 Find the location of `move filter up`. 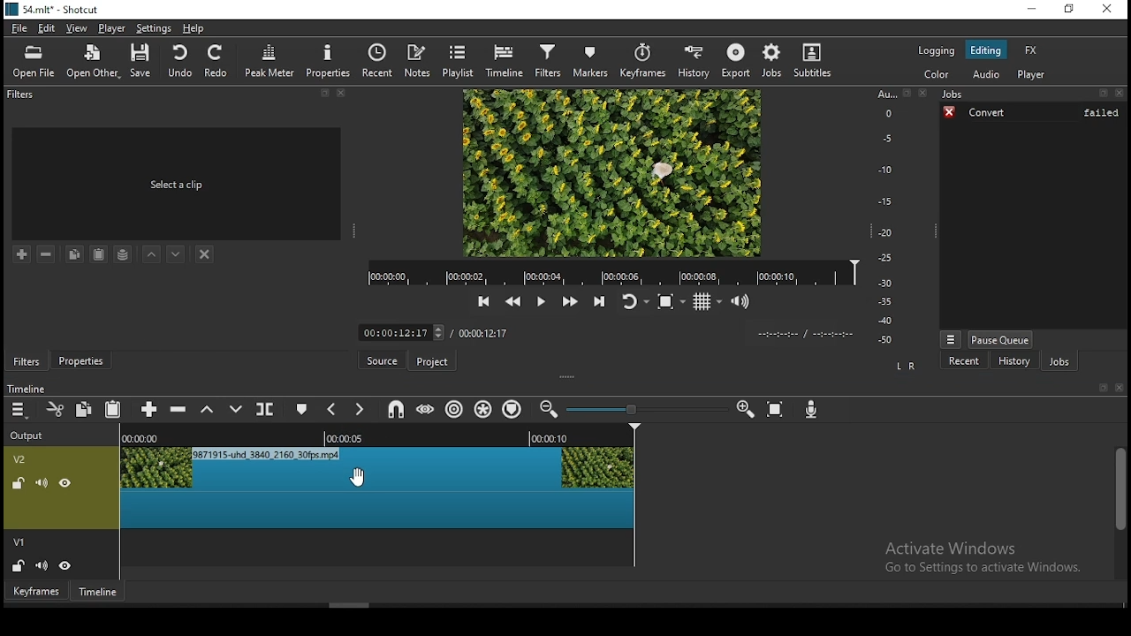

move filter up is located at coordinates (155, 252).